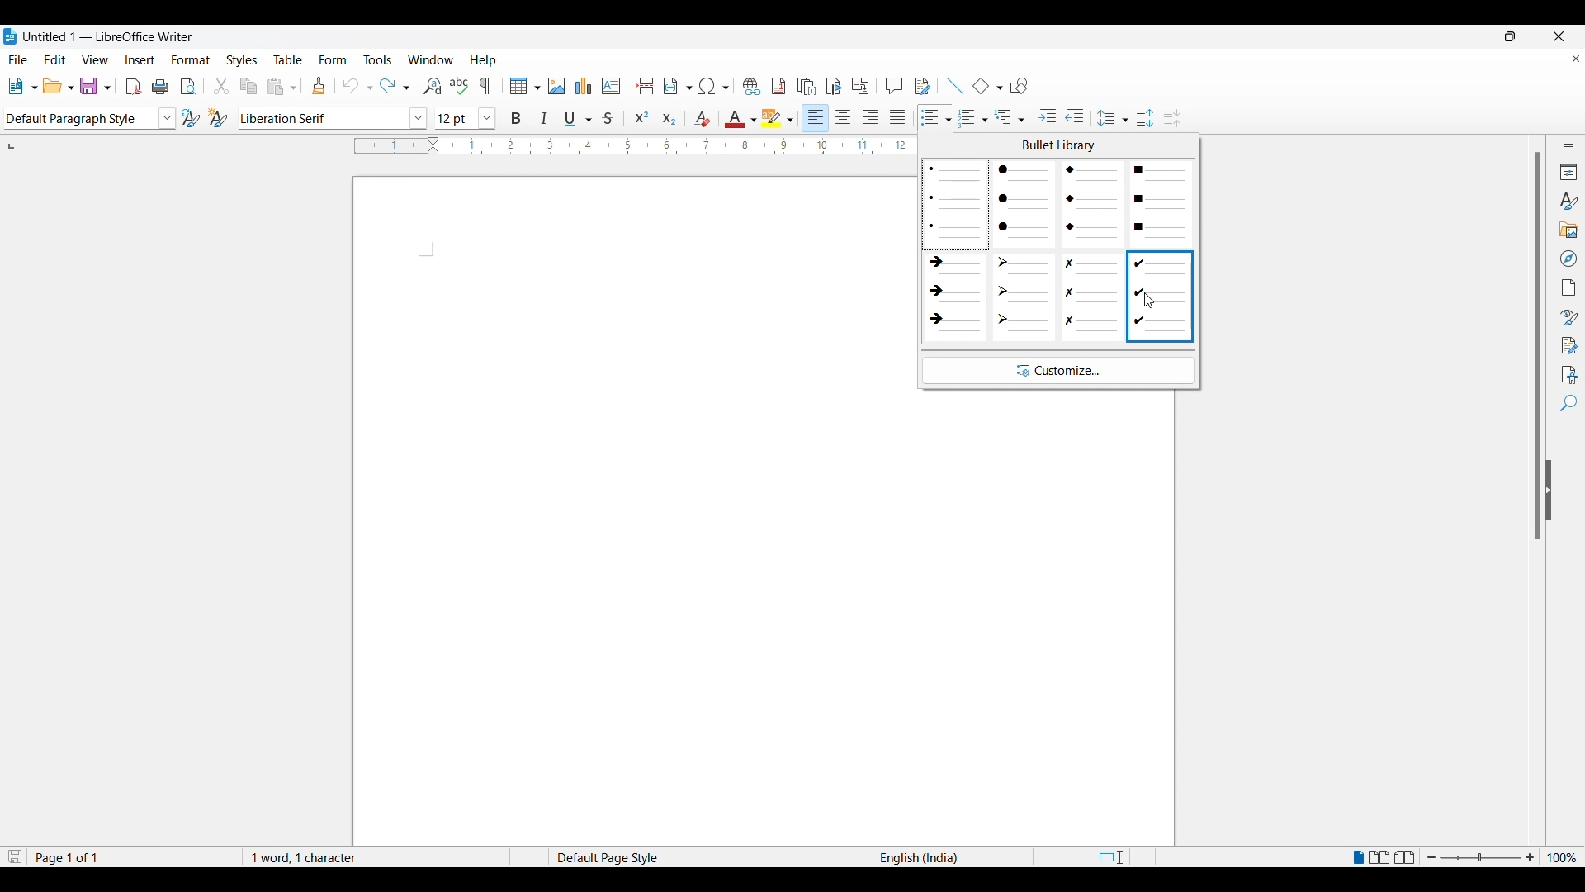 The height and width of the screenshot is (892, 1585). What do you see at coordinates (1564, 856) in the screenshot?
I see `100%` at bounding box center [1564, 856].